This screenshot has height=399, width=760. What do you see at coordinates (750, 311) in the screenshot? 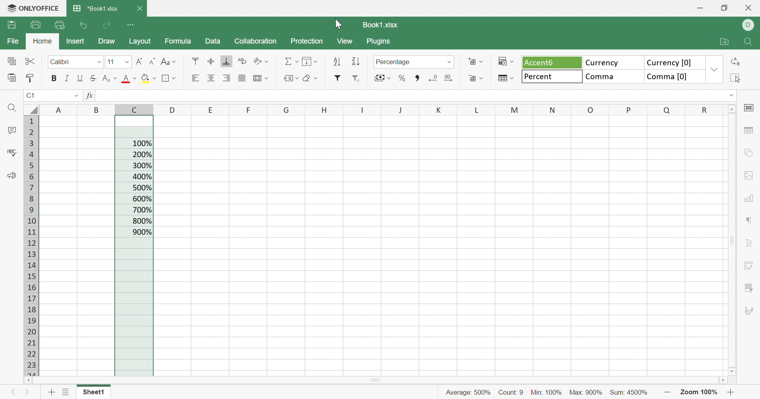
I see `Signature settings` at bounding box center [750, 311].